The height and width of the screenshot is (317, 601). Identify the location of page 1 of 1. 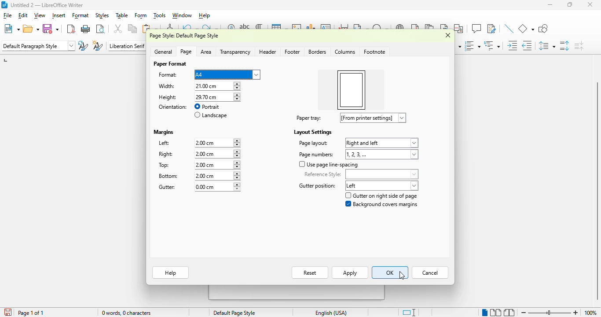
(31, 313).